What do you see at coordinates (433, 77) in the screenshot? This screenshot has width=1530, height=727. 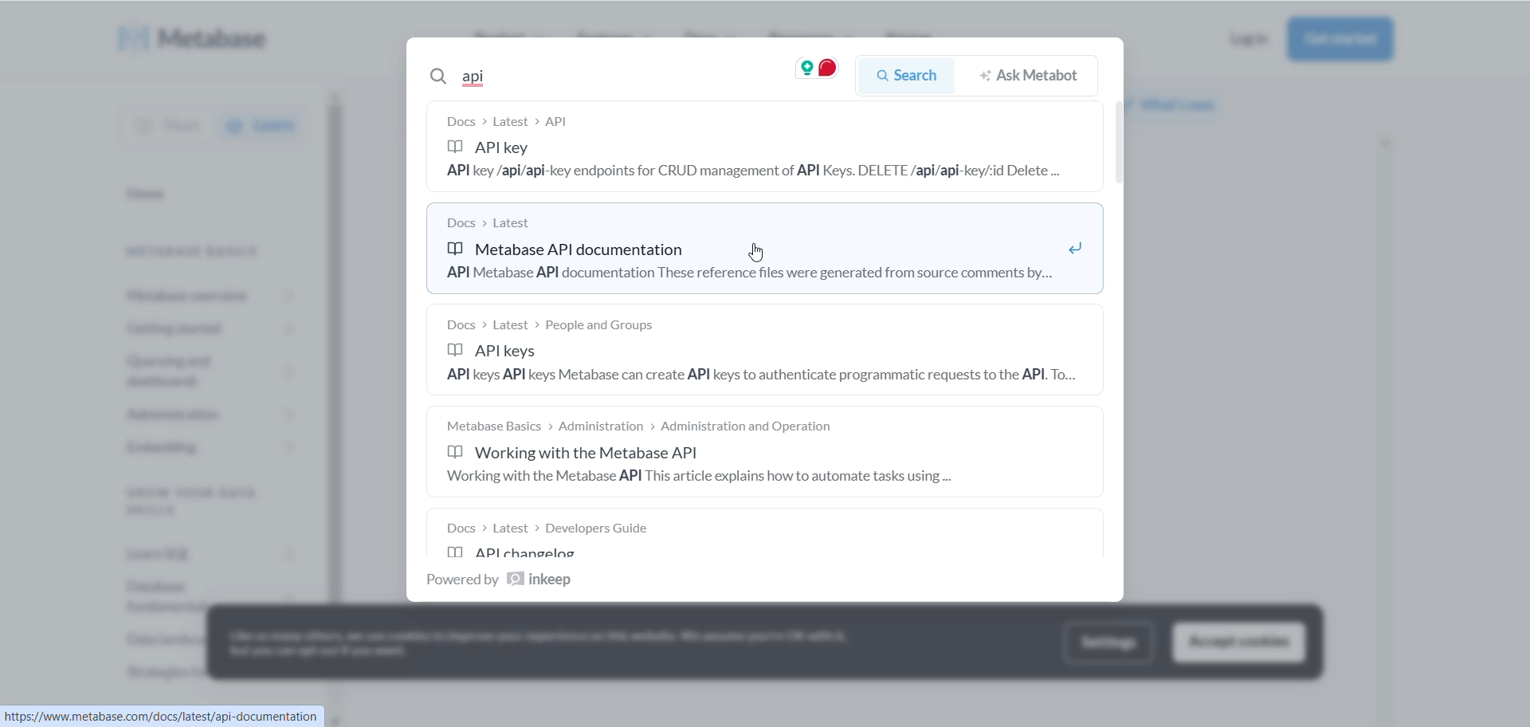 I see `logo` at bounding box center [433, 77].